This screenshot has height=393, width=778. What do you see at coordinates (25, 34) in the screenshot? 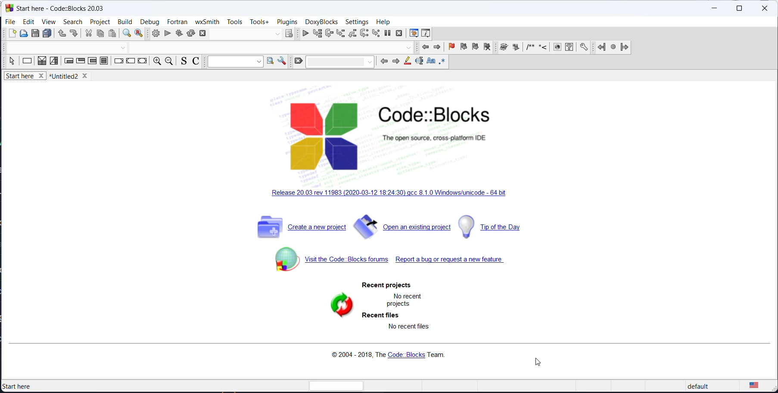
I see `open` at bounding box center [25, 34].